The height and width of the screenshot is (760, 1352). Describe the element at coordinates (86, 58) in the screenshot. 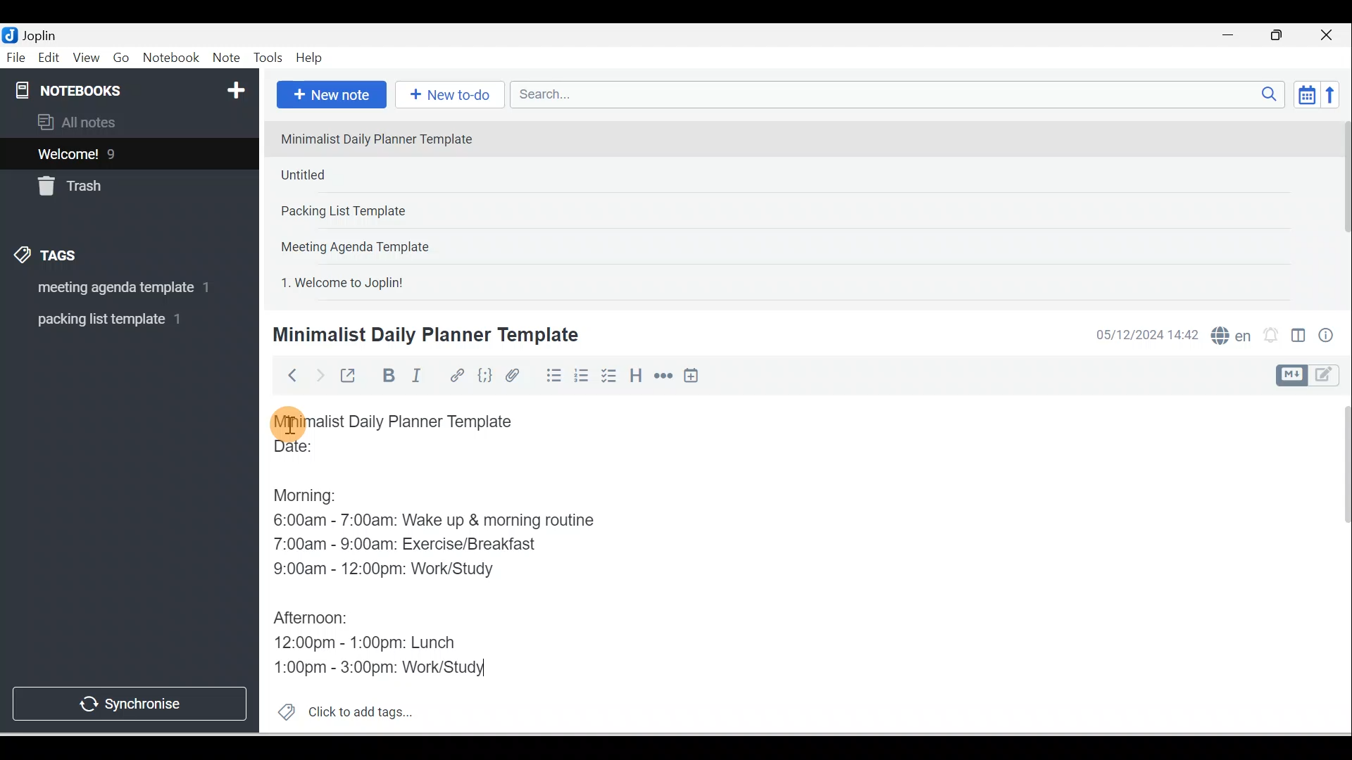

I see `View` at that location.